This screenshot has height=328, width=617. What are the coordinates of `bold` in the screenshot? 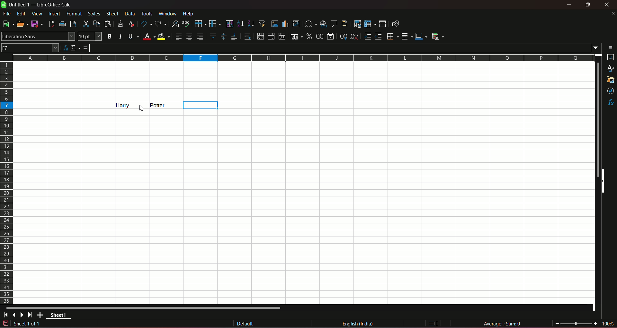 It's located at (109, 37).